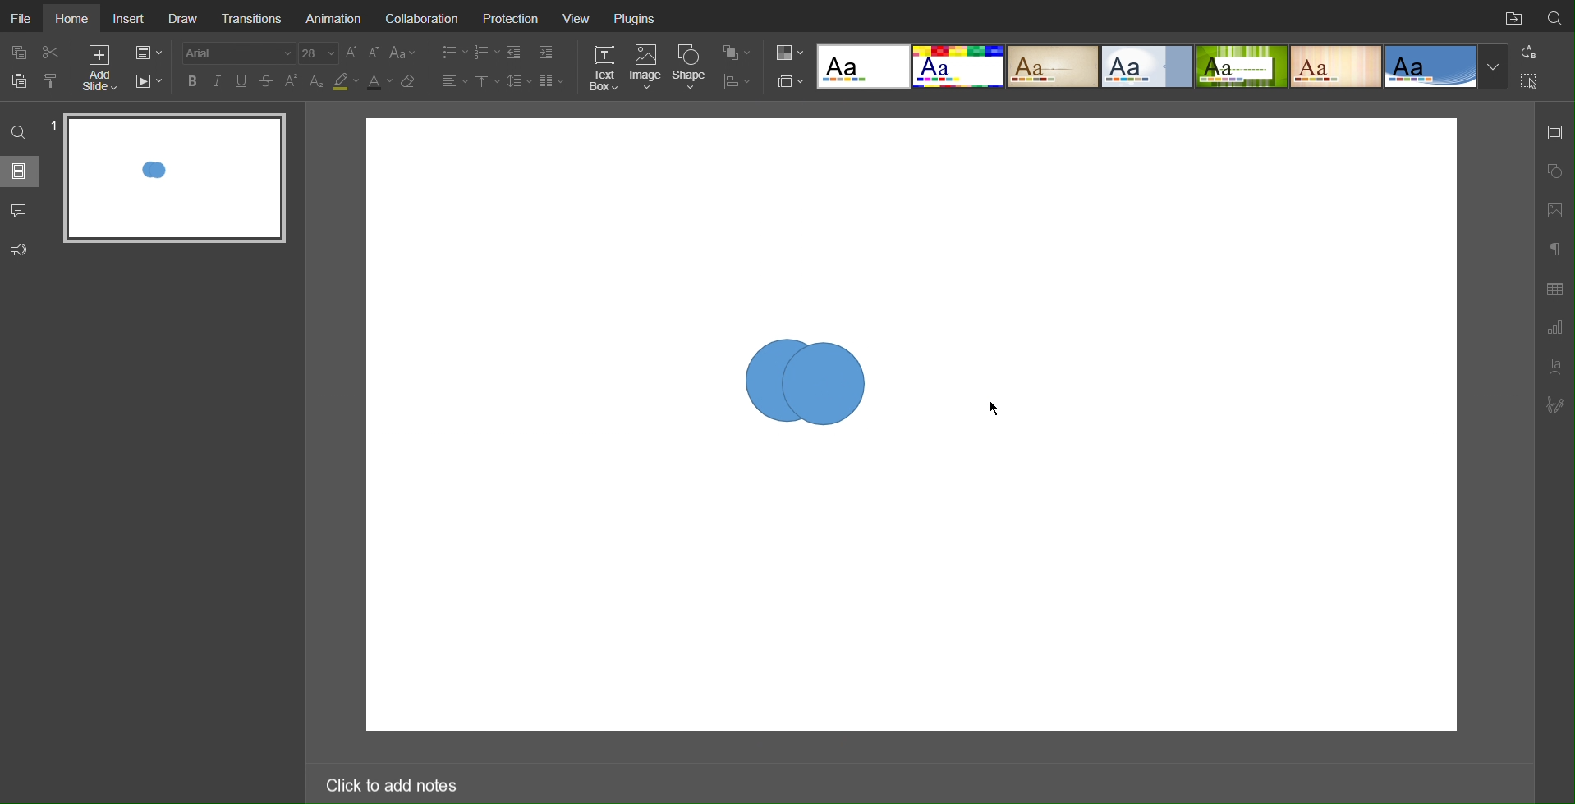  I want to click on Protection, so click(516, 20).